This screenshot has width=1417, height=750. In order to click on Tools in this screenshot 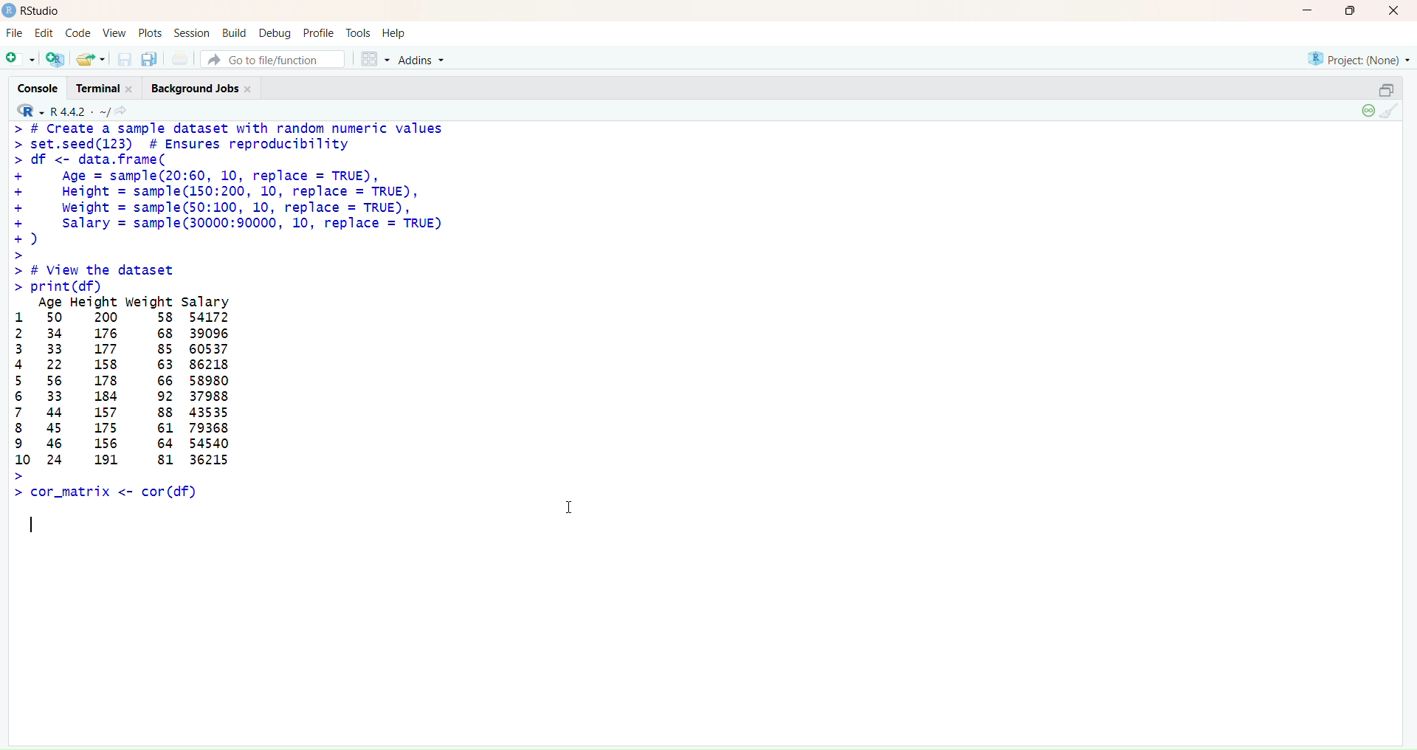, I will do `click(357, 32)`.